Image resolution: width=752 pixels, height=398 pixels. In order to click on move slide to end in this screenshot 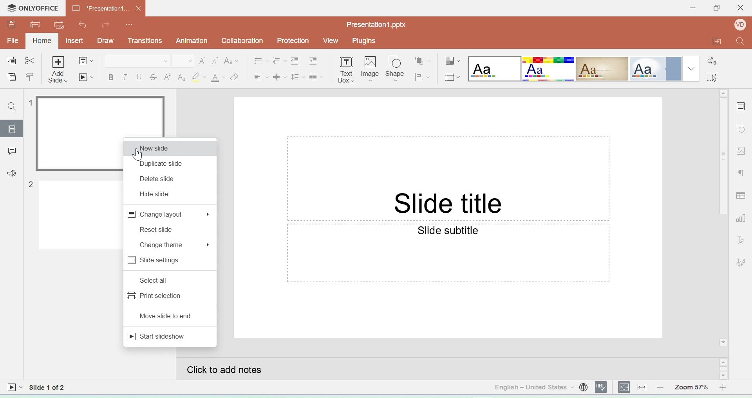, I will do `click(167, 316)`.